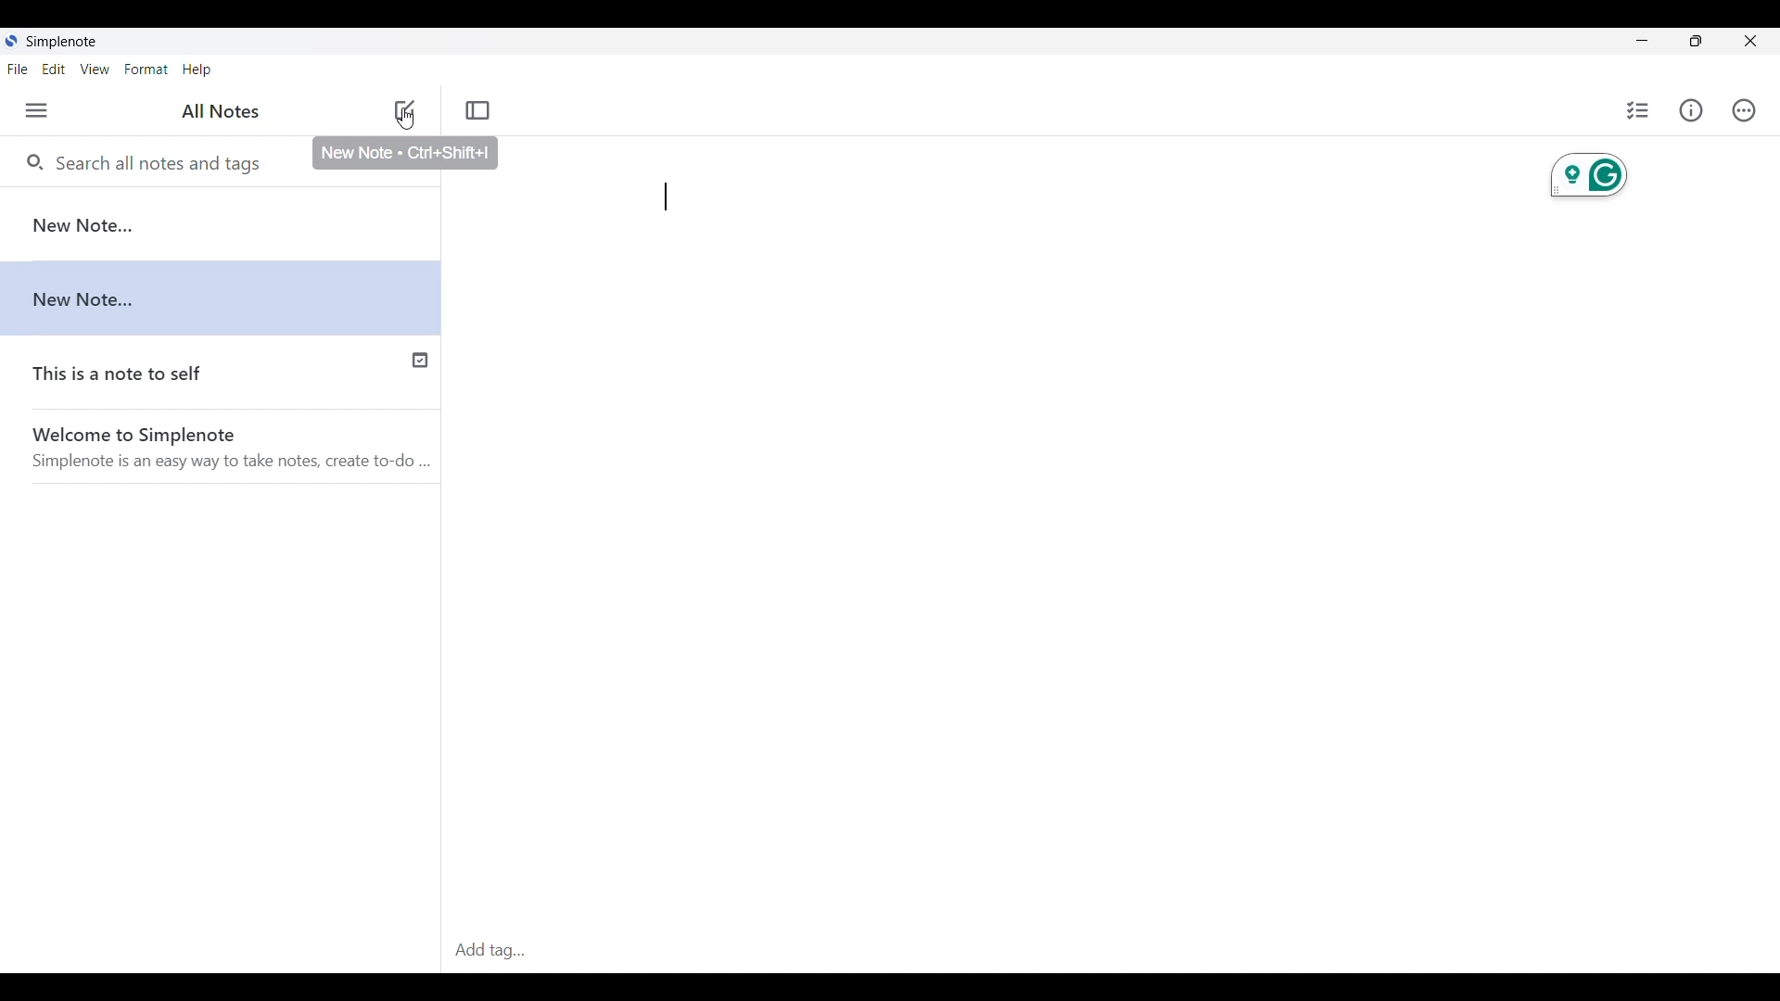  Describe the element at coordinates (671, 196) in the screenshot. I see `Text curosor` at that location.